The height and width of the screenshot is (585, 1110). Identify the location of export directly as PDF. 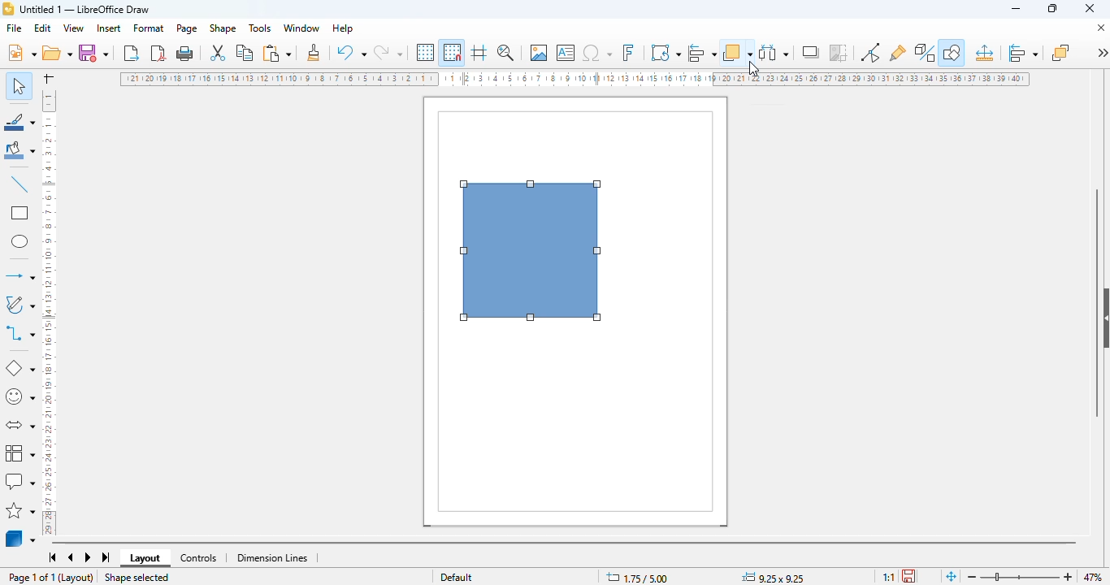
(159, 53).